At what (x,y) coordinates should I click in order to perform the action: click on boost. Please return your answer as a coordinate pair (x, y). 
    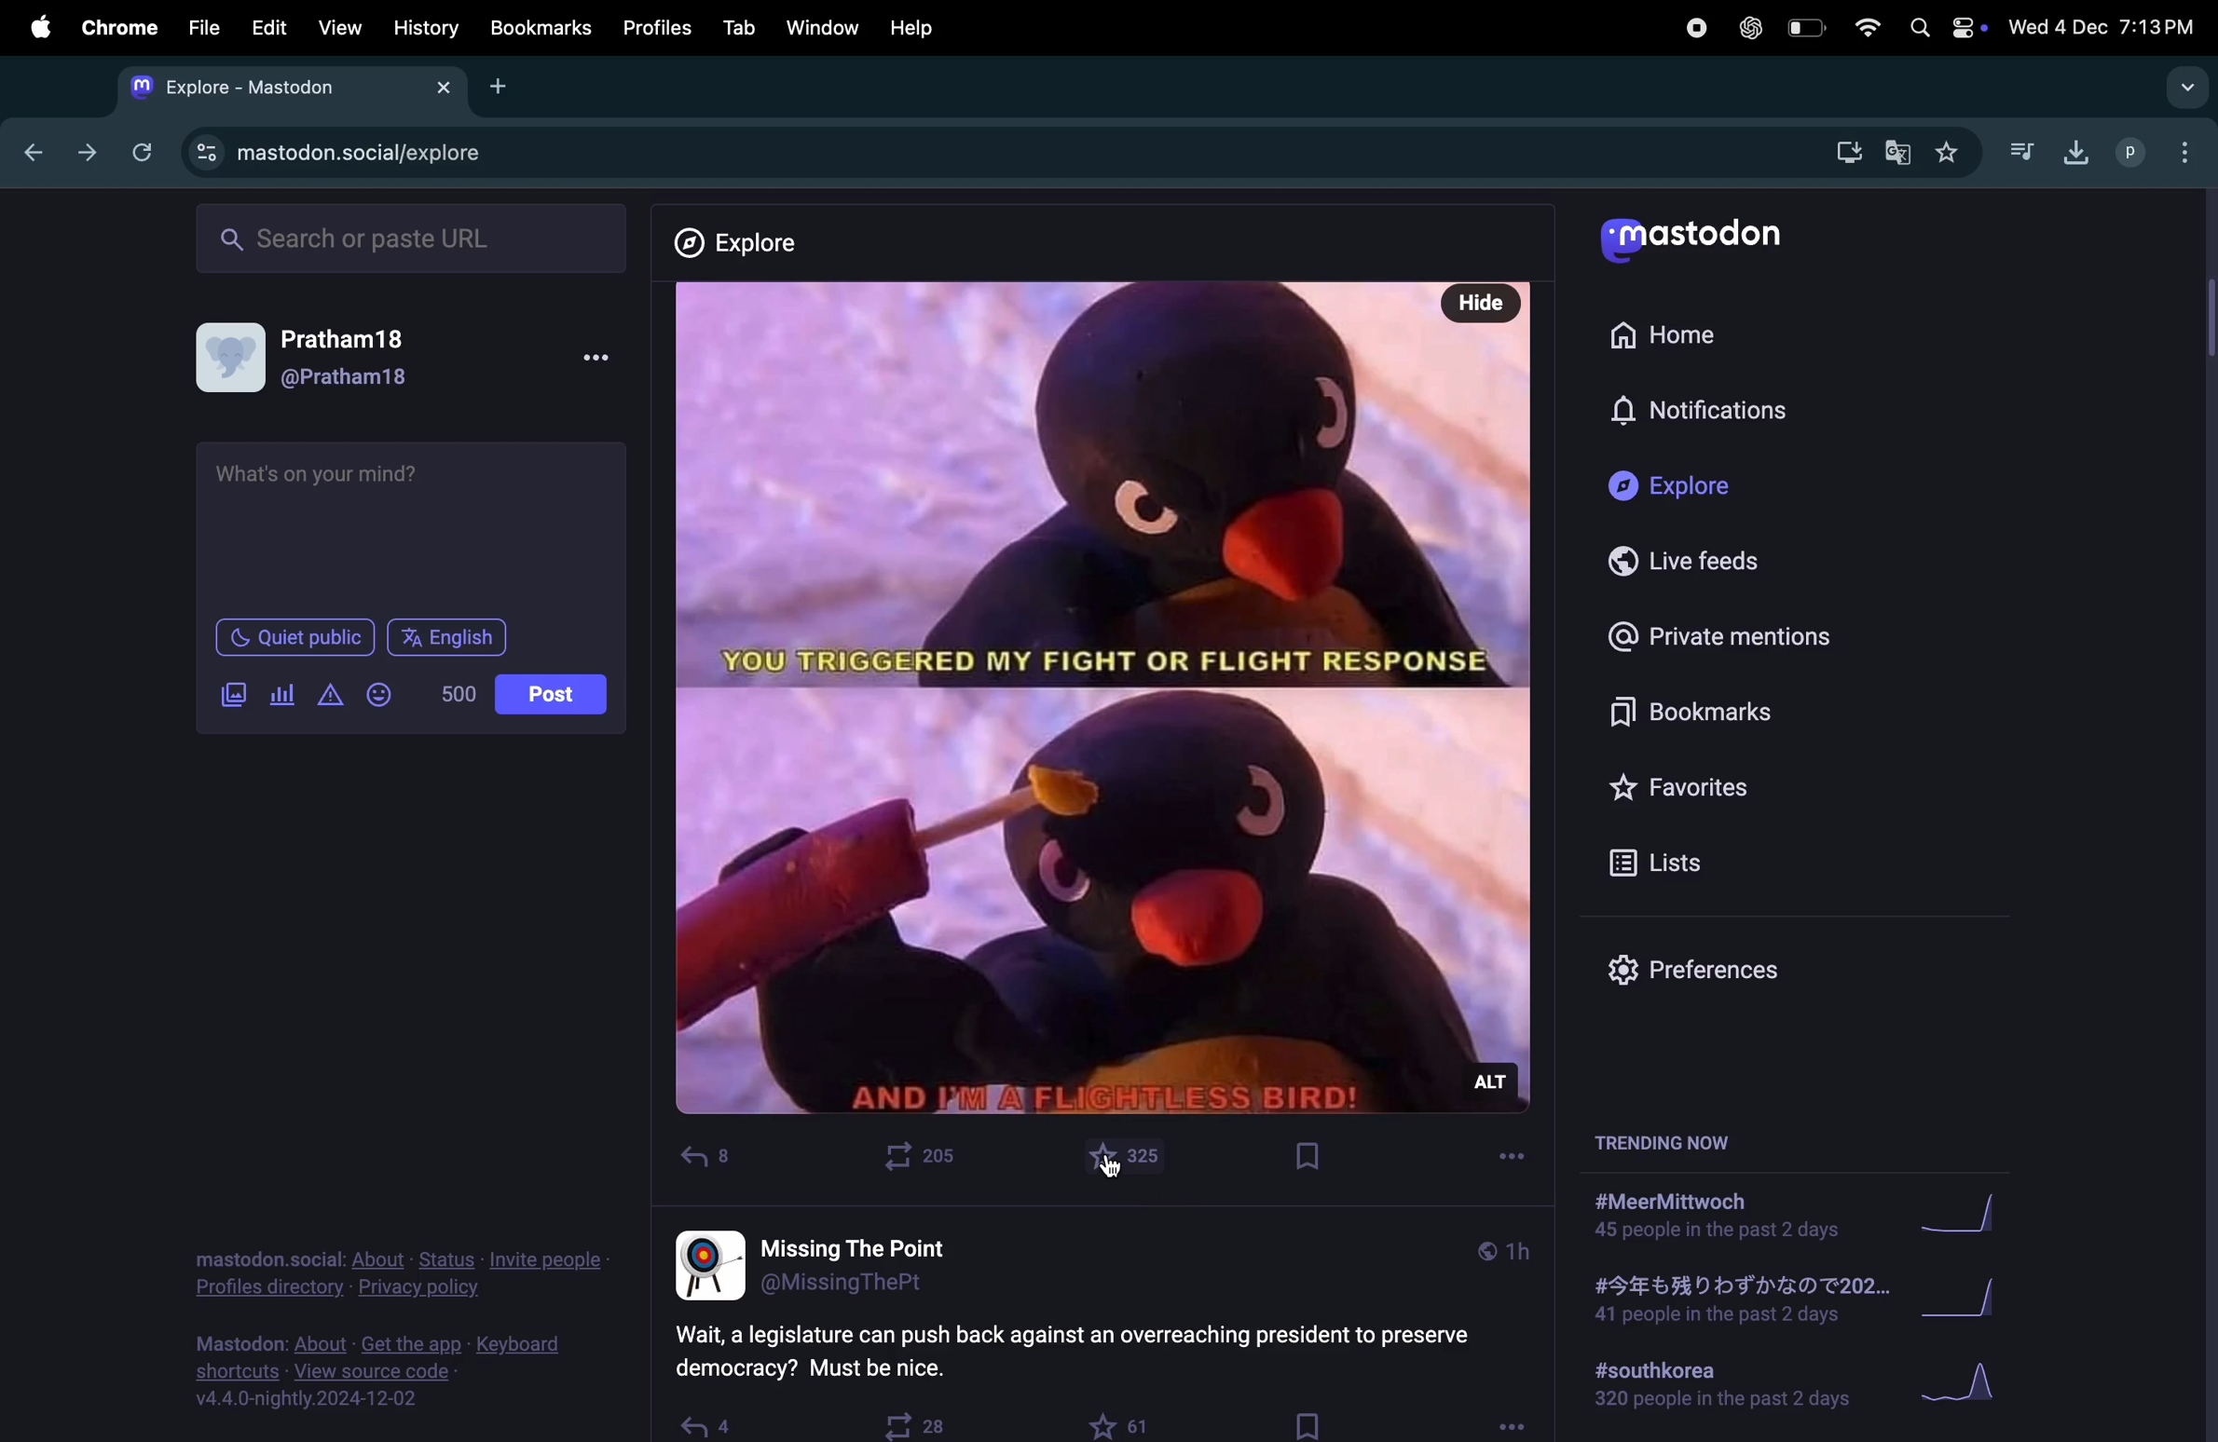
    Looking at the image, I should click on (923, 1421).